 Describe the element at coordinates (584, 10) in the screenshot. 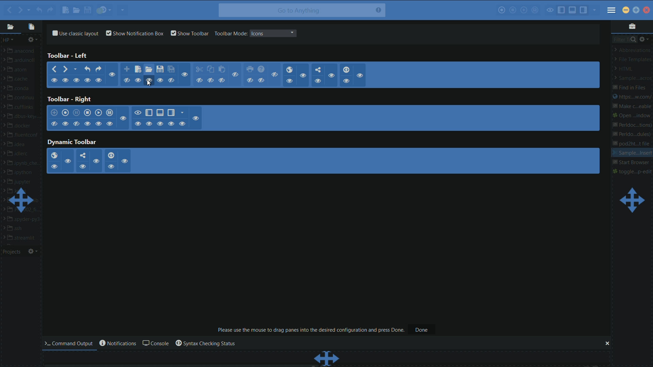

I see `show/hide right pane` at that location.